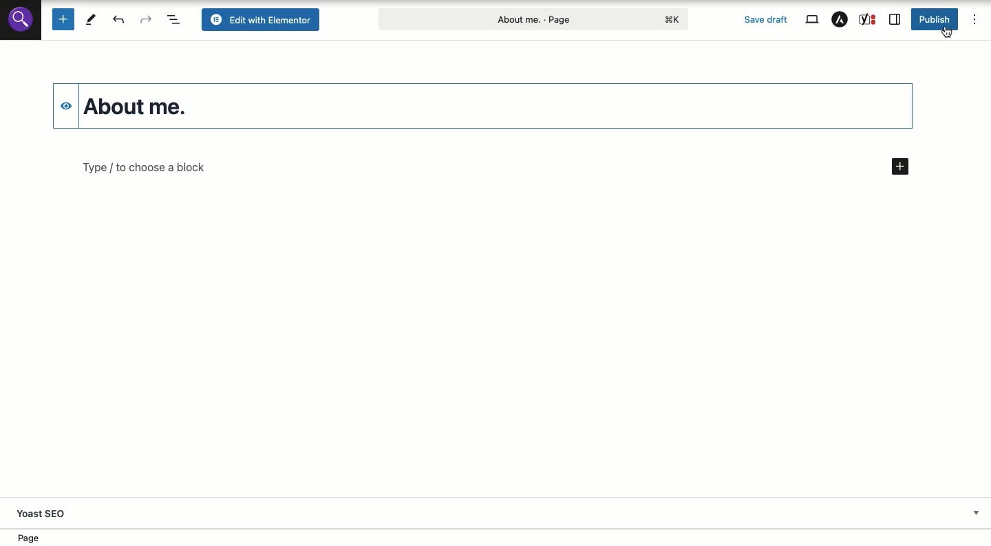  What do you see at coordinates (842, 20) in the screenshot?
I see `Astra` at bounding box center [842, 20].